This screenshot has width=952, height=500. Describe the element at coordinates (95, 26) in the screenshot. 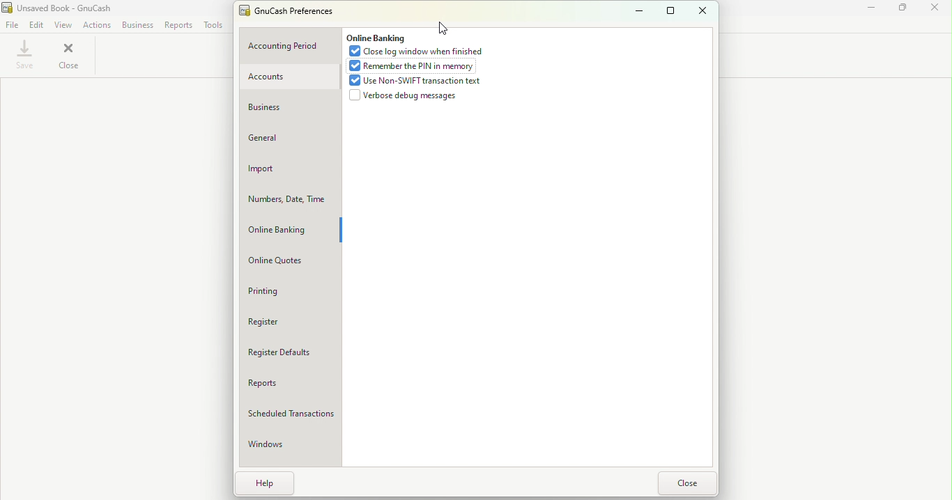

I see `Actions` at that location.